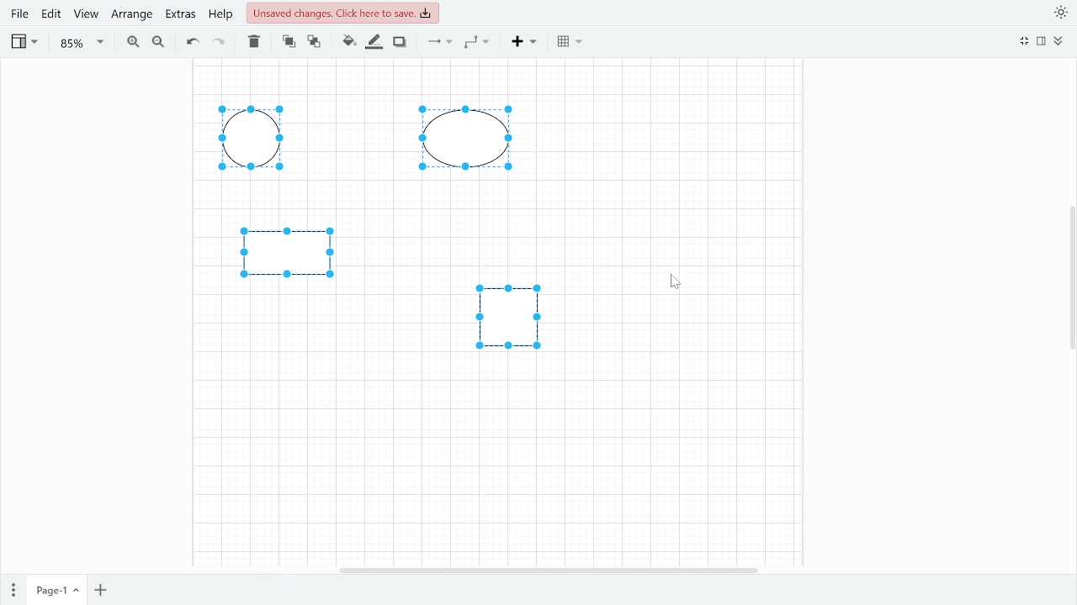 The height and width of the screenshot is (605, 1077). What do you see at coordinates (100, 588) in the screenshot?
I see `Add page` at bounding box center [100, 588].